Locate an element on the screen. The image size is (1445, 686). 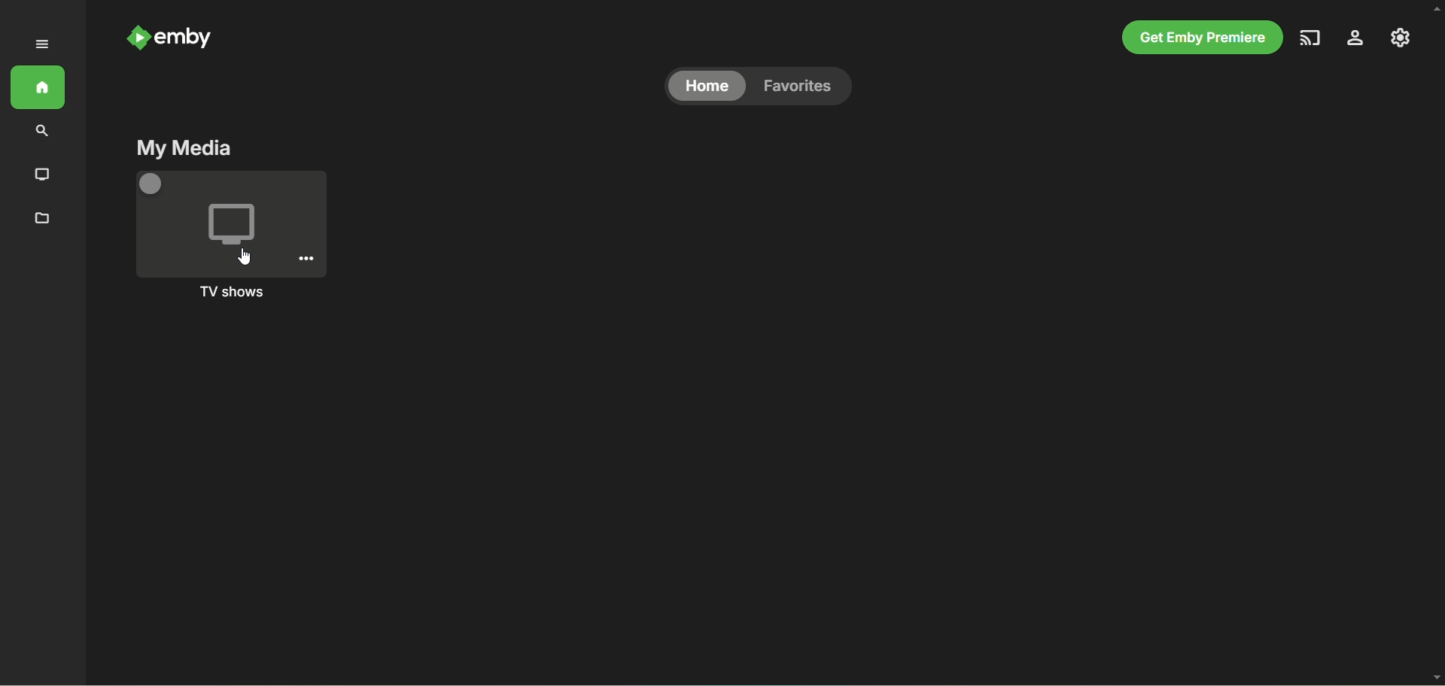
folder is located at coordinates (44, 220).